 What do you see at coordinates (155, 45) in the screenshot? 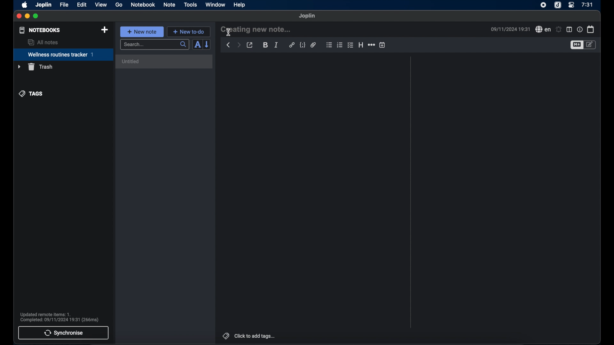
I see `search...` at bounding box center [155, 45].